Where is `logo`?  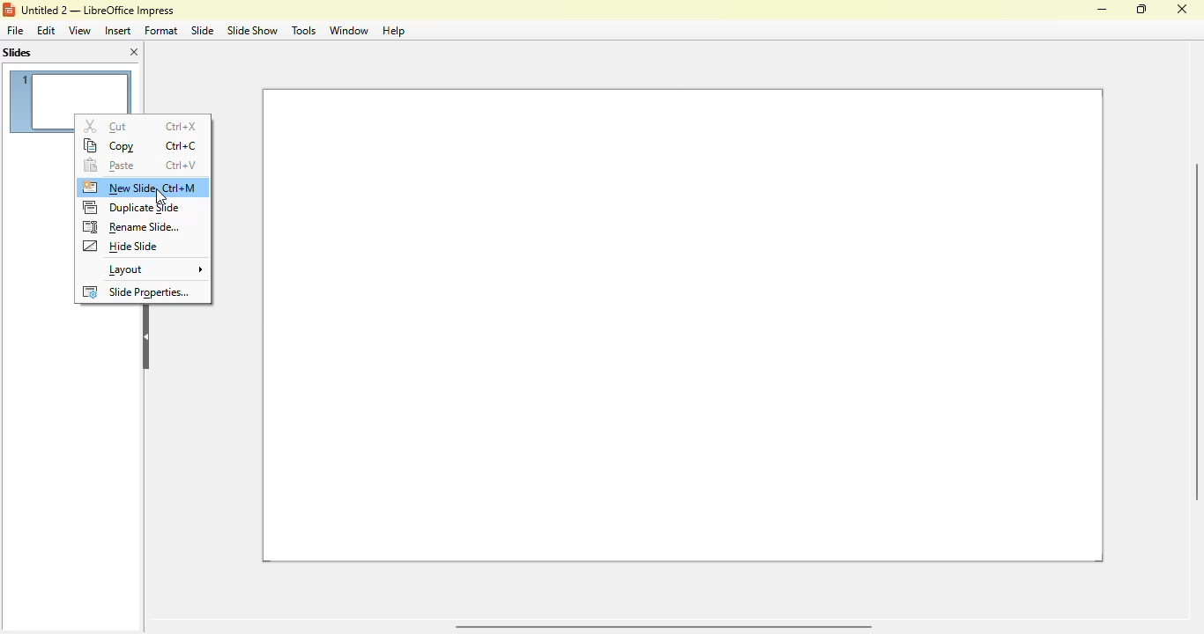 logo is located at coordinates (9, 10).